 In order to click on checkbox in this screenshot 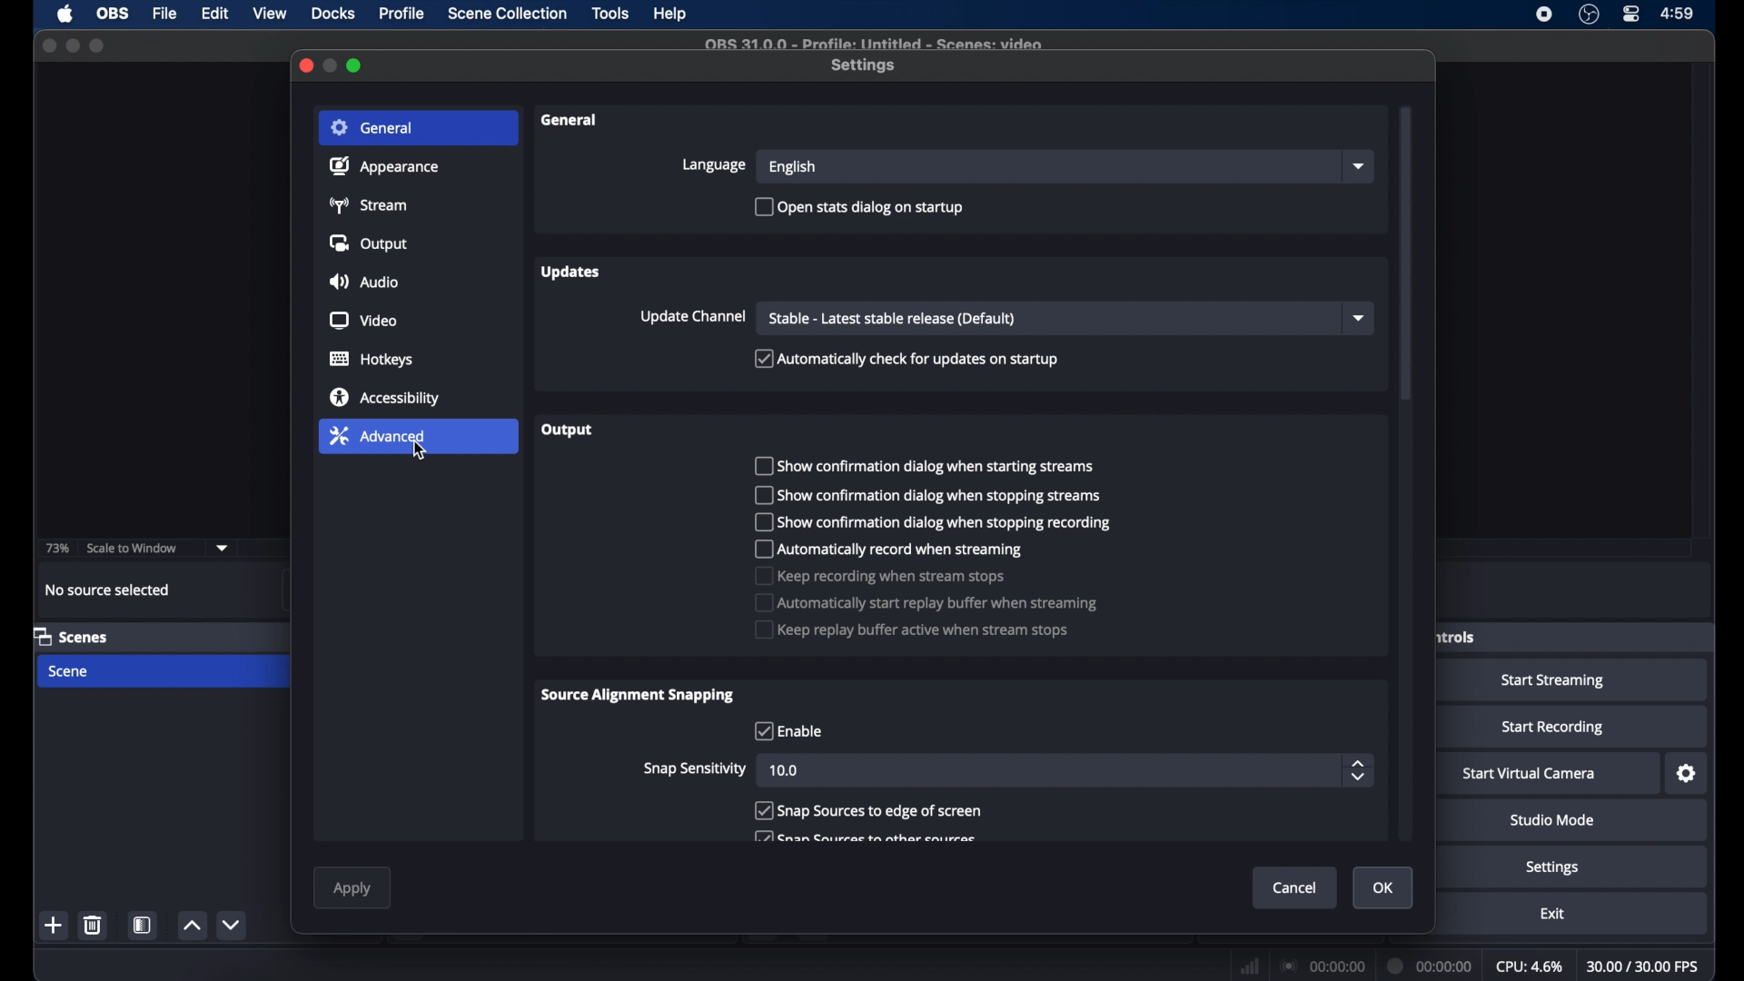, I will do `click(865, 837)`.